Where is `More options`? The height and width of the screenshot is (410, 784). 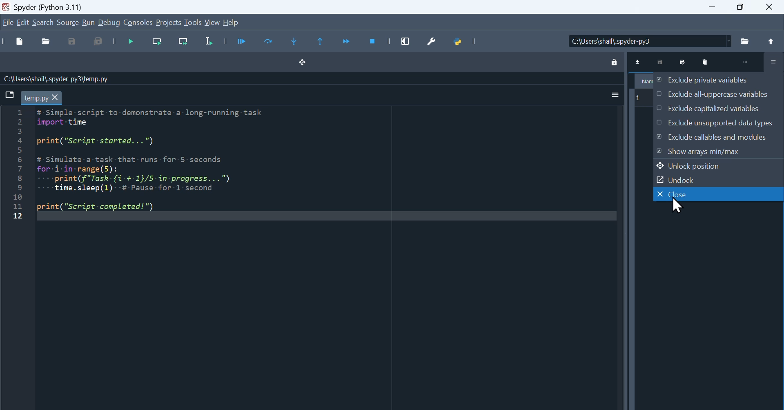 More options is located at coordinates (615, 96).